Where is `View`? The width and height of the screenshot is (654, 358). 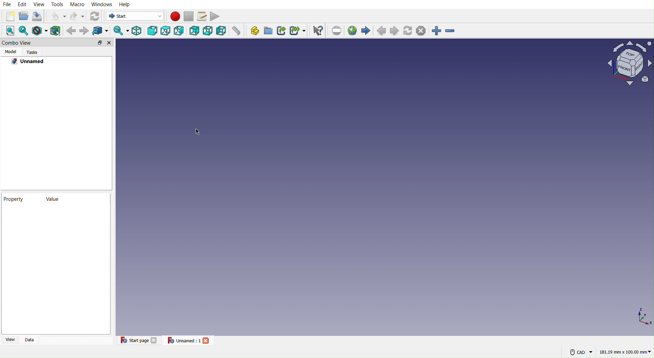 View is located at coordinates (40, 4).